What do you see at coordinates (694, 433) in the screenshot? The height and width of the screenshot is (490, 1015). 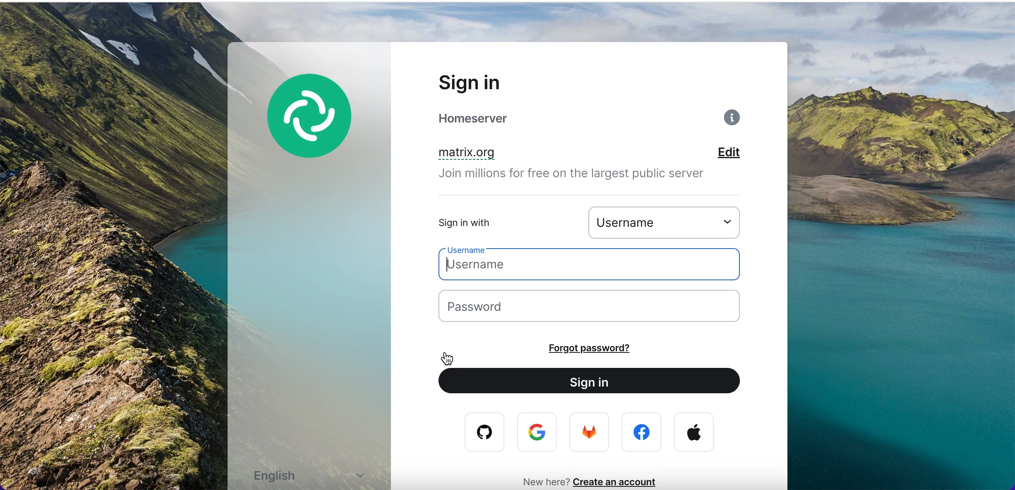 I see `apple logo` at bounding box center [694, 433].